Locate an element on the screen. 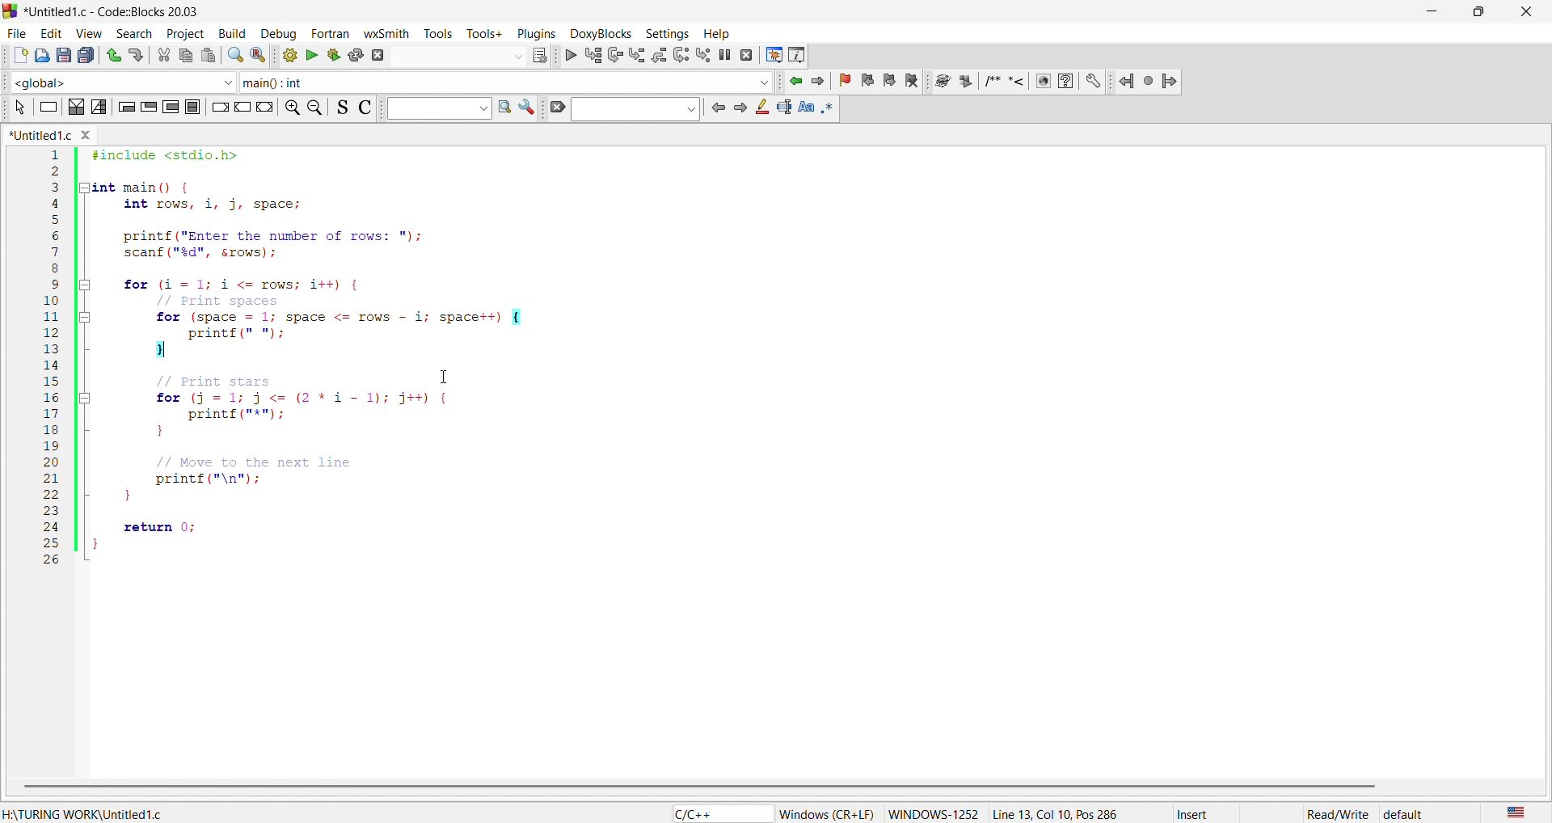 The image size is (1552, 823). search and replace is located at coordinates (260, 56).